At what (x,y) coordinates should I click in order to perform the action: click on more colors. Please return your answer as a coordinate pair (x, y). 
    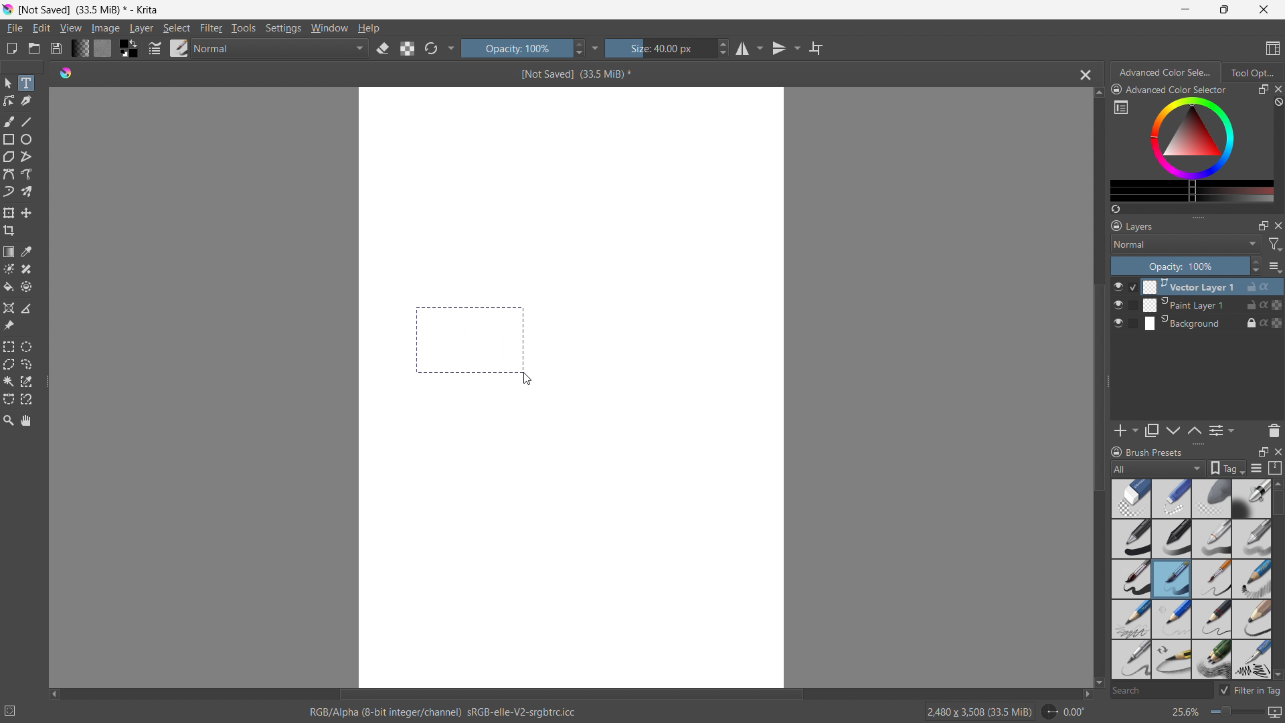
    Looking at the image, I should click on (1192, 191).